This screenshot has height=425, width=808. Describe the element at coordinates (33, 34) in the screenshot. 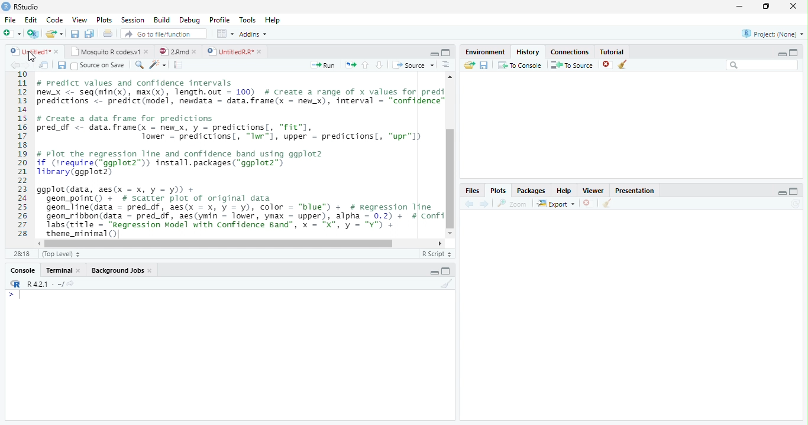

I see `Create a project` at that location.